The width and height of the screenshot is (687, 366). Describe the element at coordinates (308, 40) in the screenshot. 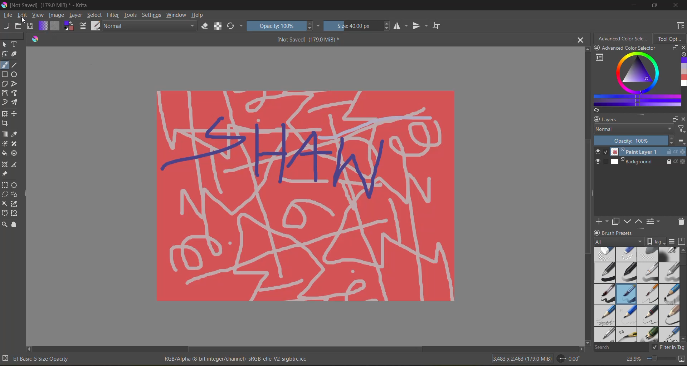

I see `[Not Saved] (179.0 MiB) *` at that location.